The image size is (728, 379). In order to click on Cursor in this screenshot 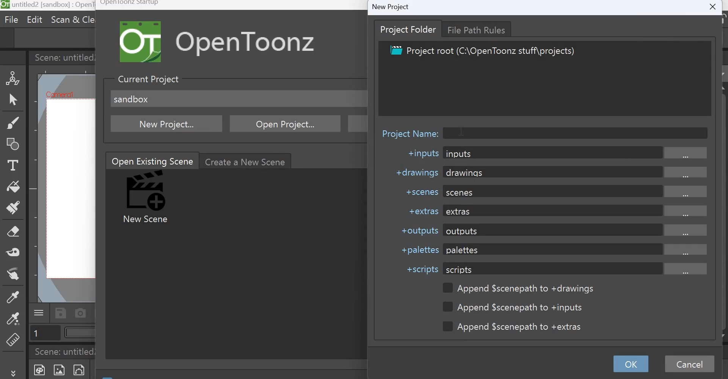, I will do `click(462, 129)`.